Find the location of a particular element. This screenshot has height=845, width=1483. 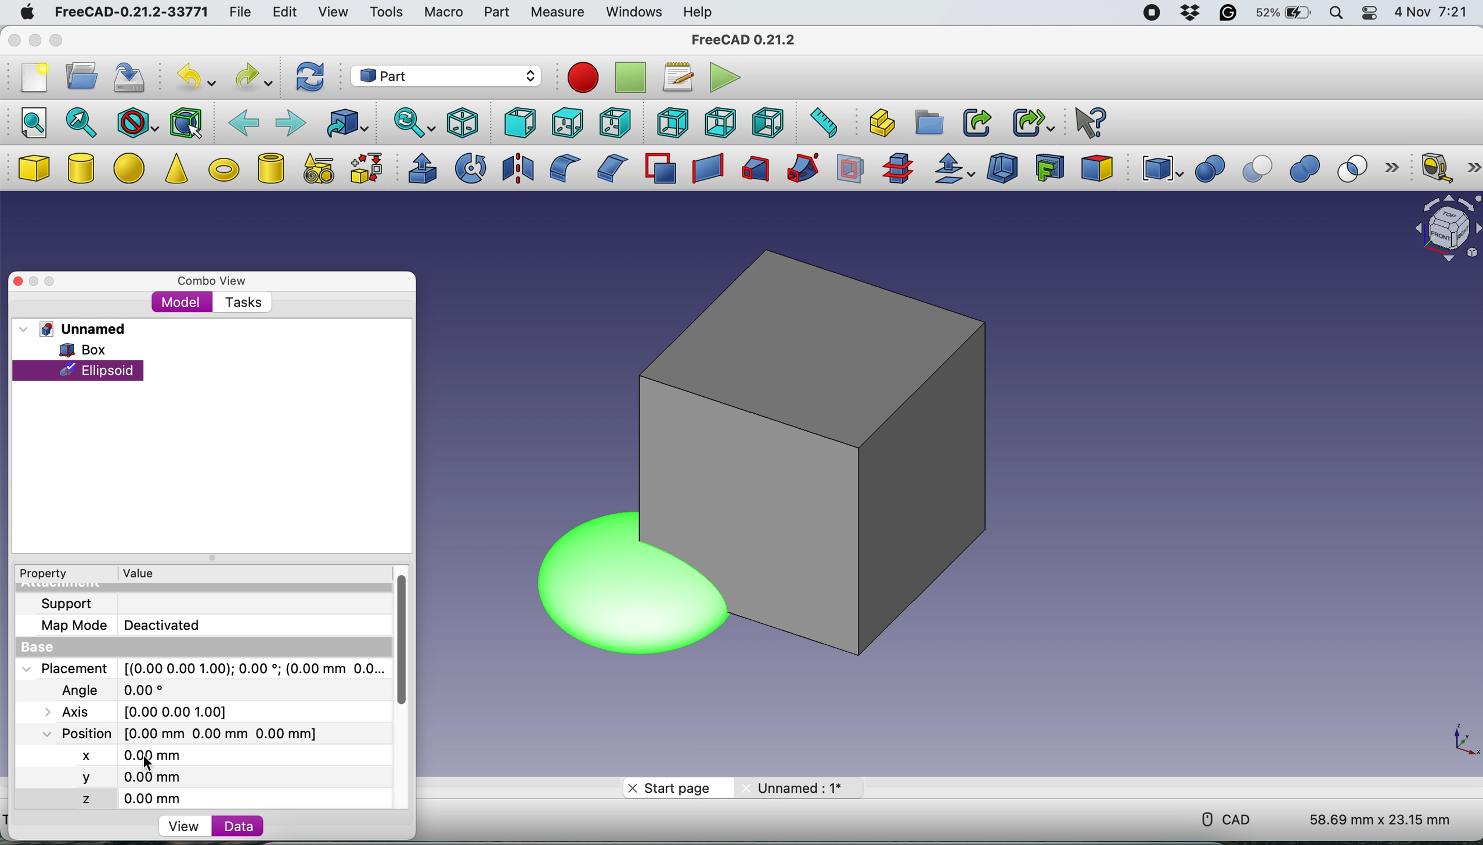

minimise is located at coordinates (33, 41).